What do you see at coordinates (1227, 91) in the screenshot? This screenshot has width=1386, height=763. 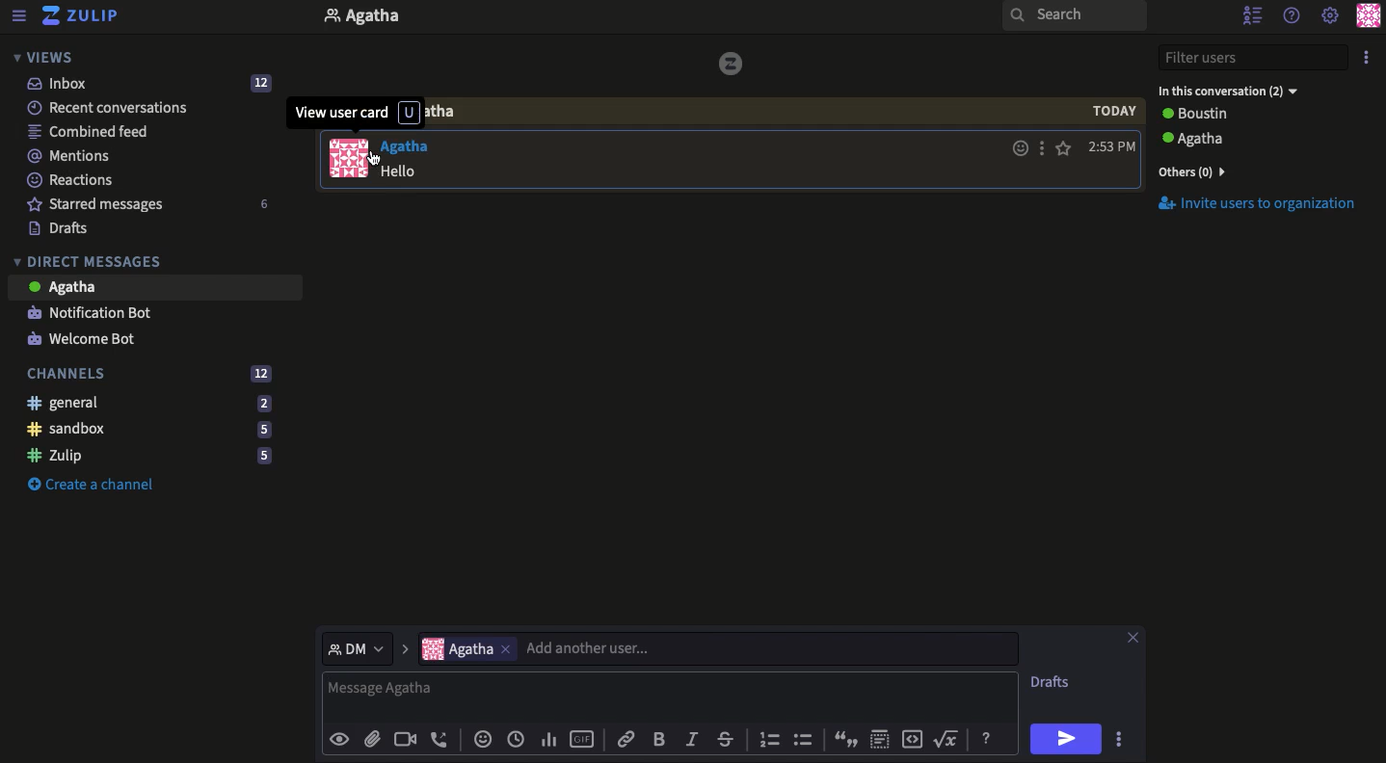 I see `User 2` at bounding box center [1227, 91].